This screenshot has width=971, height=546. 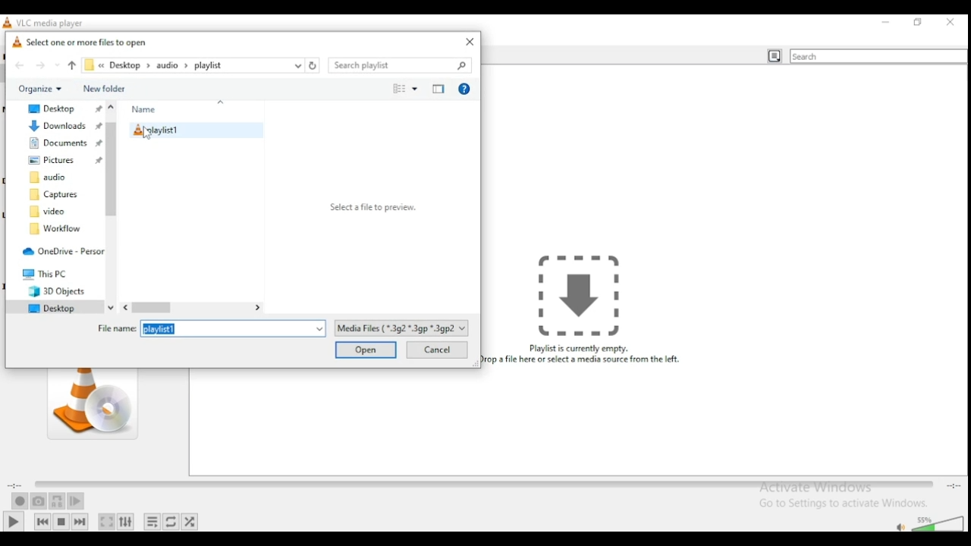 I want to click on file explorer path, so click(x=93, y=66).